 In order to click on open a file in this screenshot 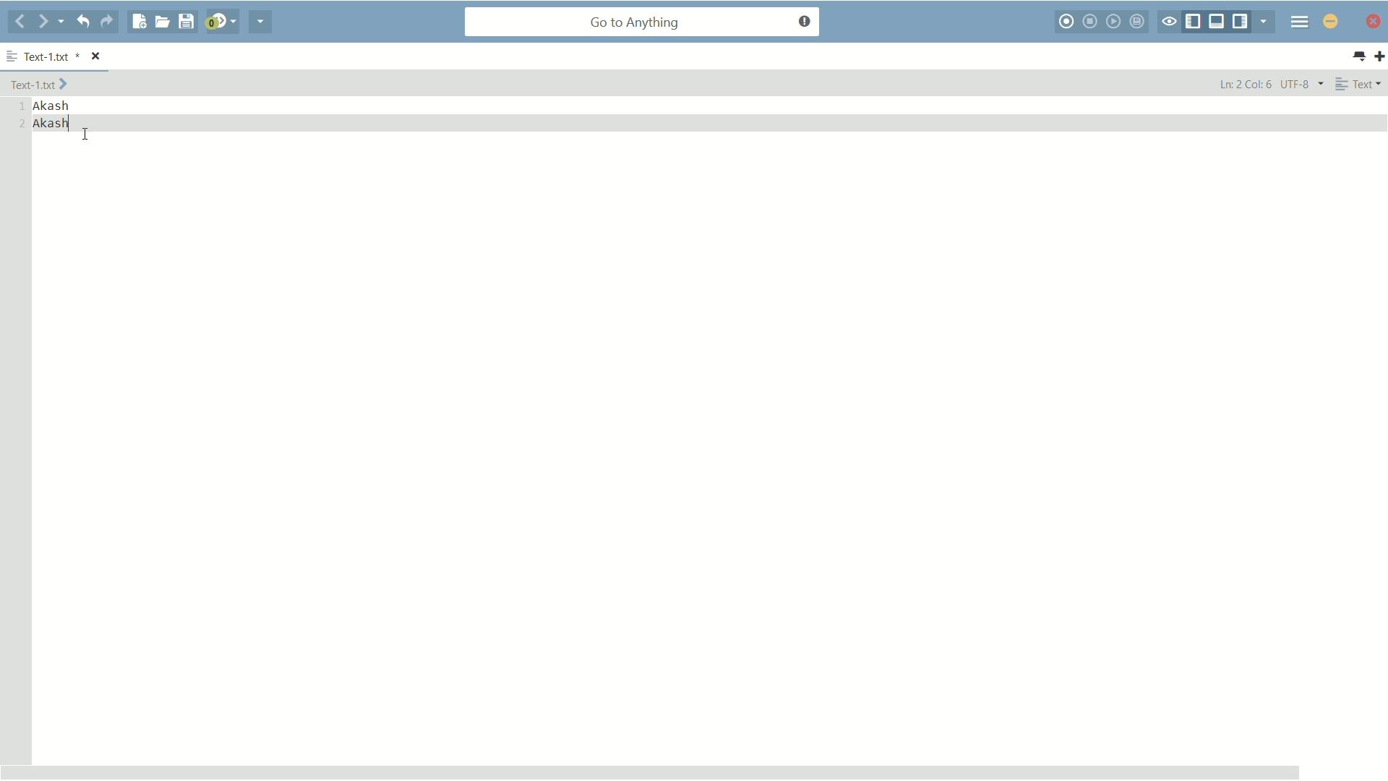, I will do `click(162, 22)`.